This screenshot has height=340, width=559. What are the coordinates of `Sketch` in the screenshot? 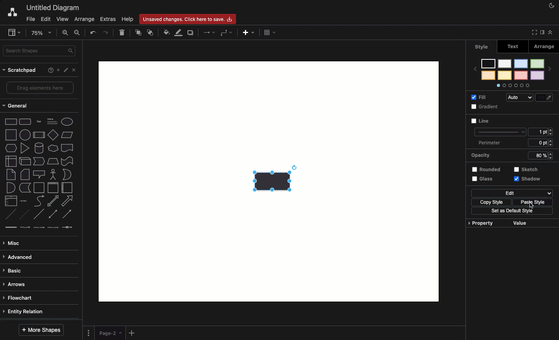 It's located at (527, 169).